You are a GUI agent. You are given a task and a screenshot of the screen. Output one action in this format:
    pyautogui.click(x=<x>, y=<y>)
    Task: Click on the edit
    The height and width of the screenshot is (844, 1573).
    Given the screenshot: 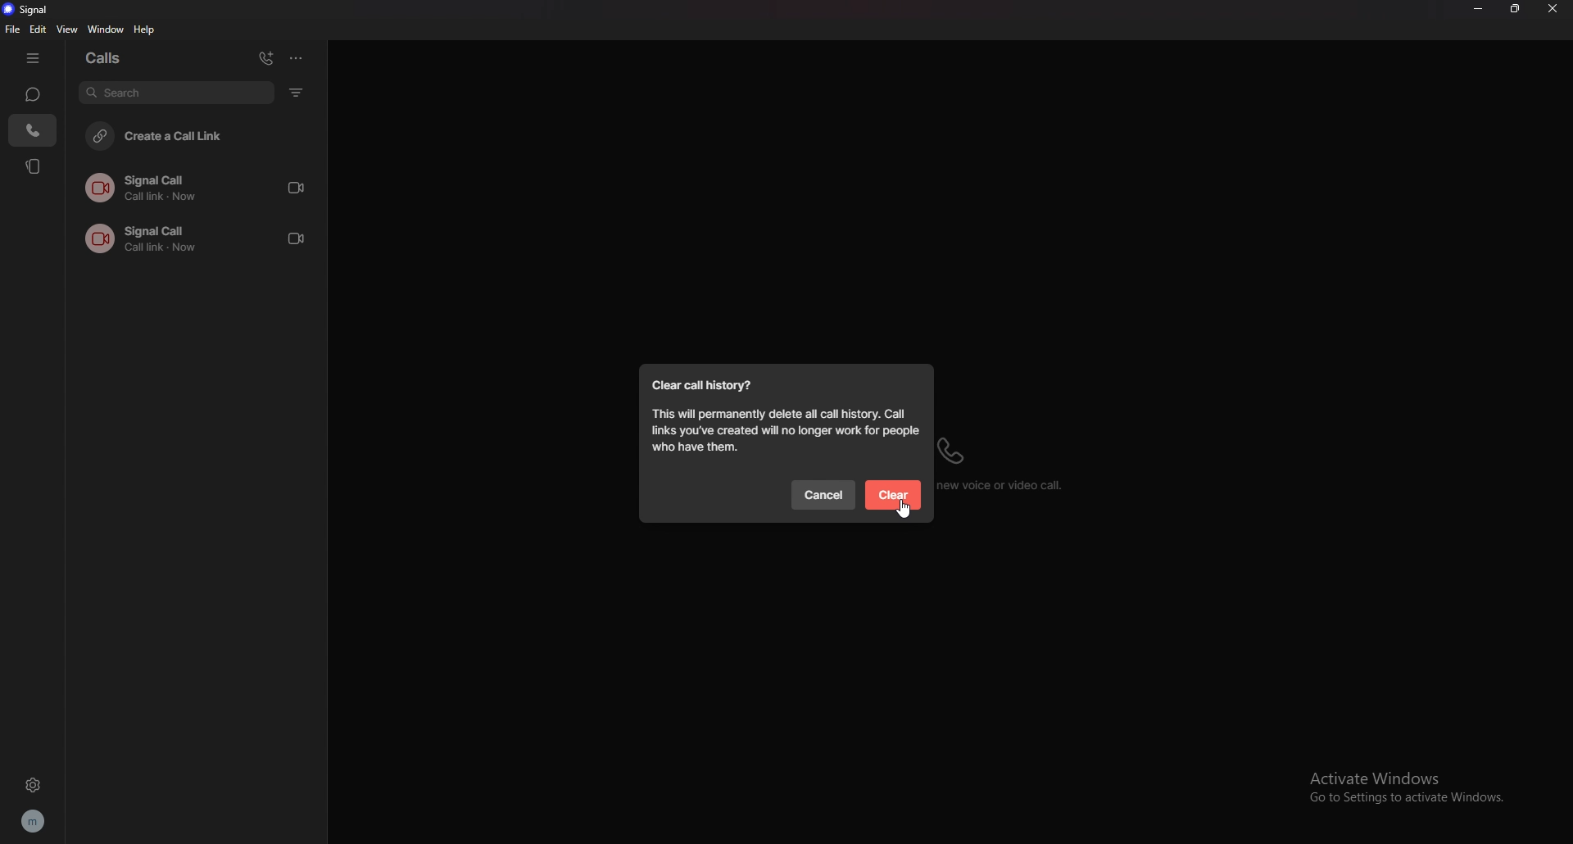 What is the action you would take?
    pyautogui.click(x=39, y=29)
    